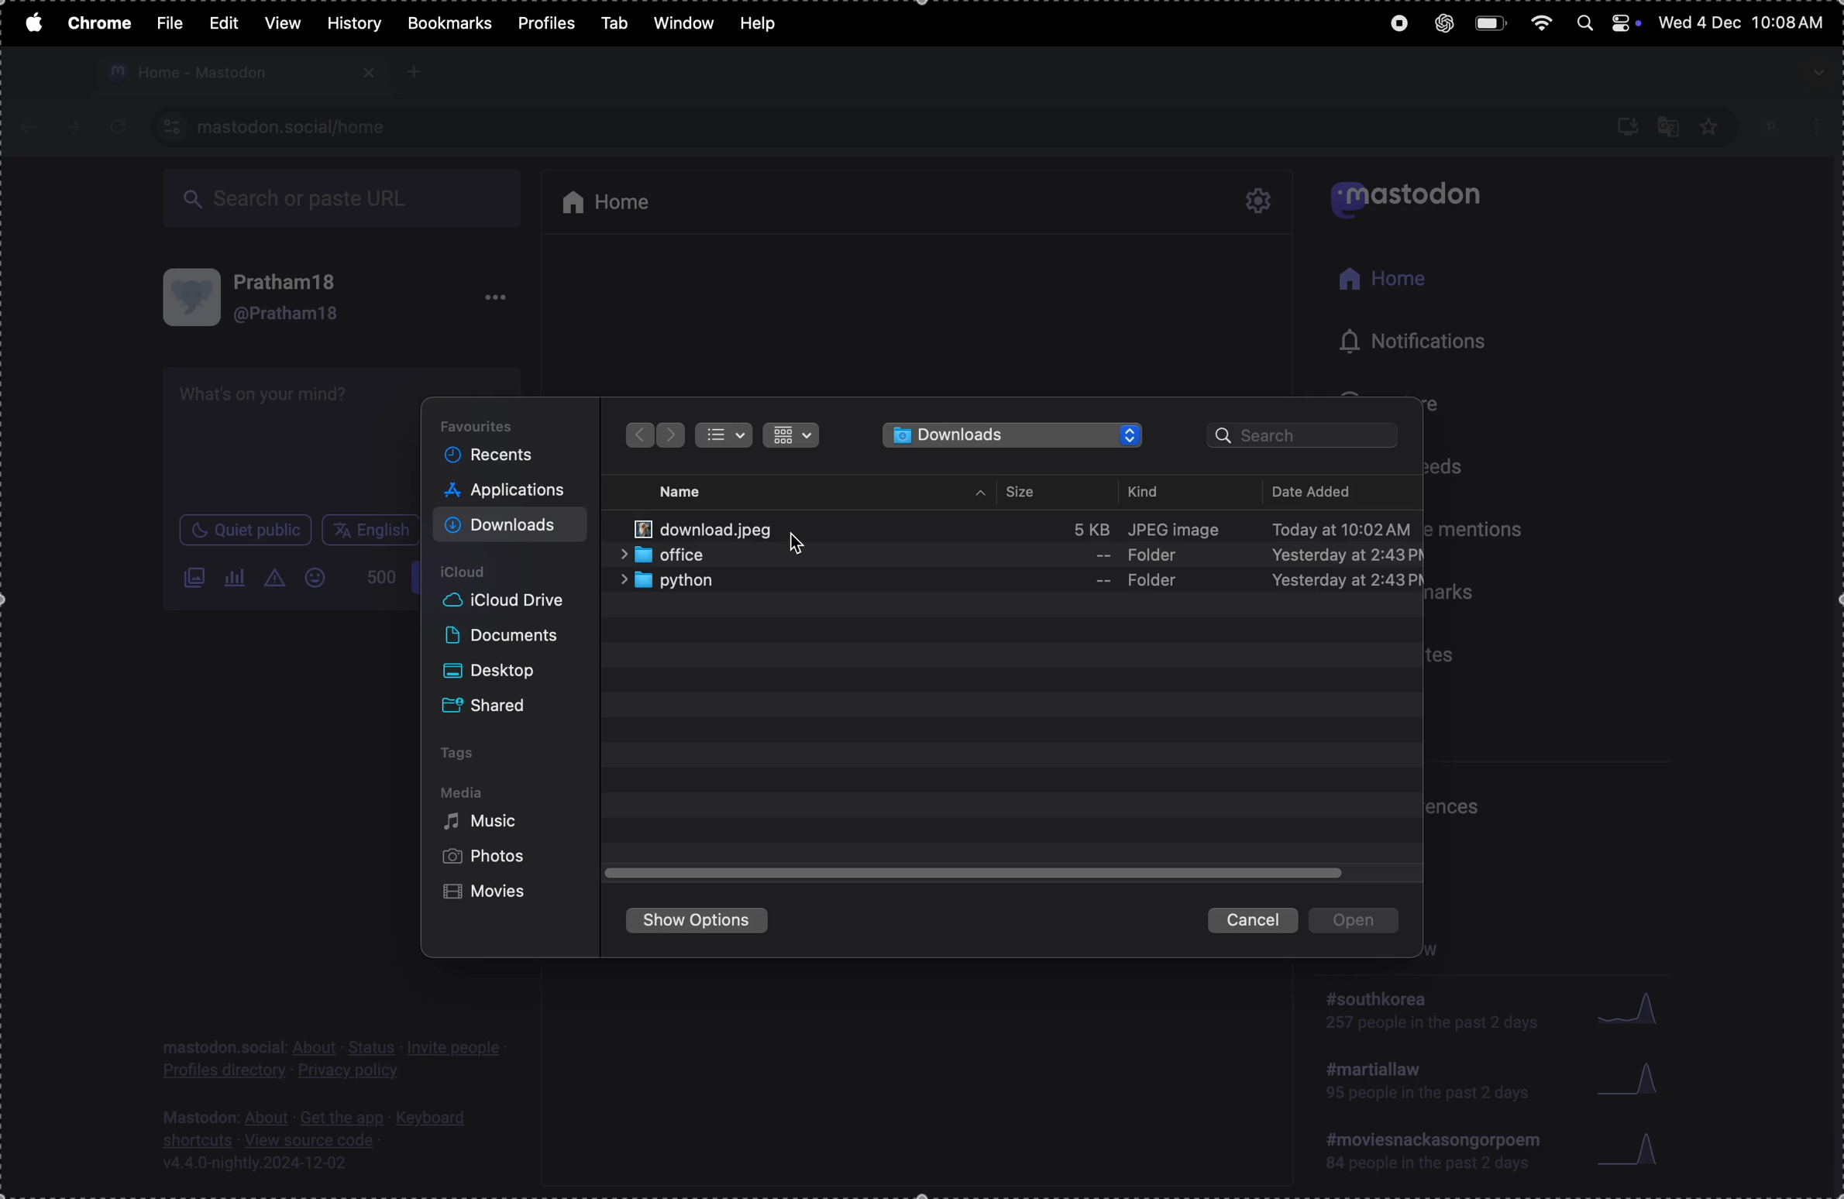  I want to click on add content warning, so click(278, 580).